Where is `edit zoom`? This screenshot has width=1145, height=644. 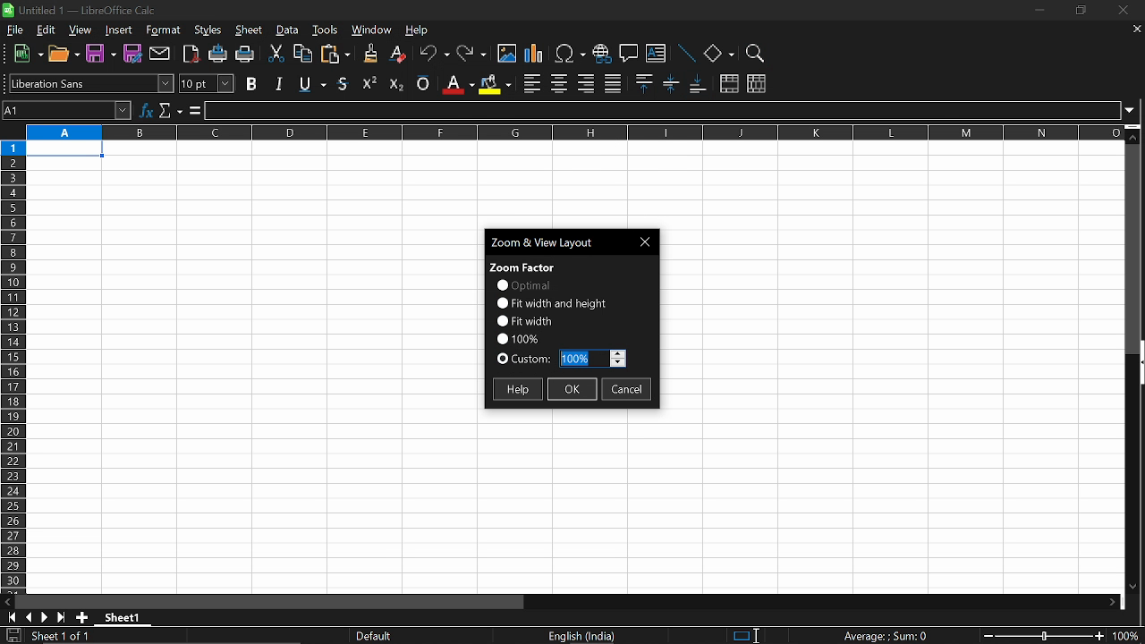 edit zoom is located at coordinates (592, 359).